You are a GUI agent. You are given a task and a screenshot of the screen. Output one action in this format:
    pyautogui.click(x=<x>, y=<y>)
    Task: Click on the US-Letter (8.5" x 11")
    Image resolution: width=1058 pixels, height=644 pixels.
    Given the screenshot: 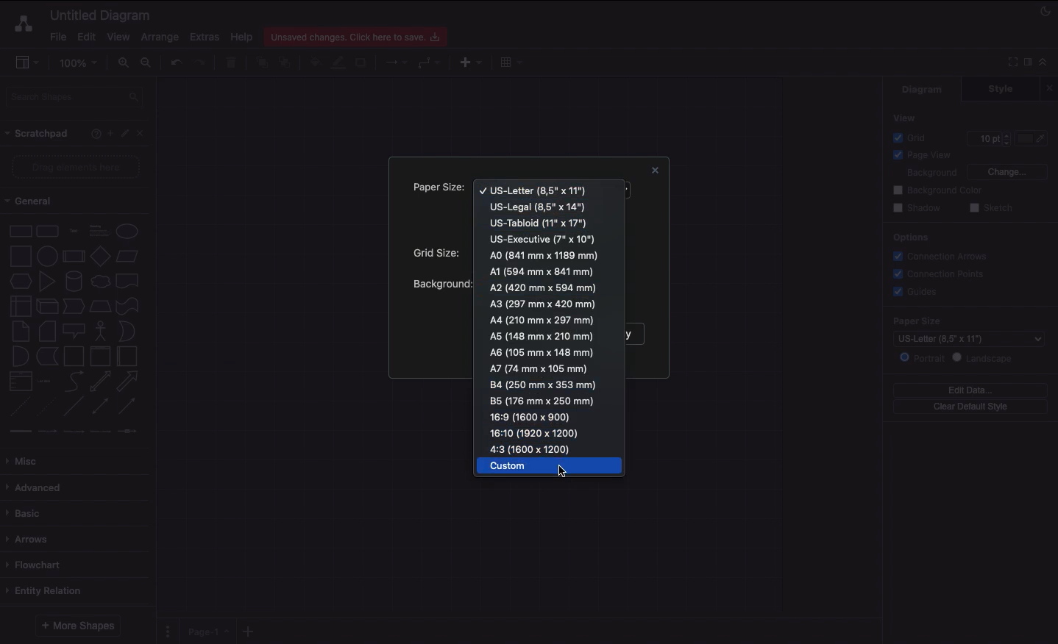 What is the action you would take?
    pyautogui.click(x=957, y=339)
    